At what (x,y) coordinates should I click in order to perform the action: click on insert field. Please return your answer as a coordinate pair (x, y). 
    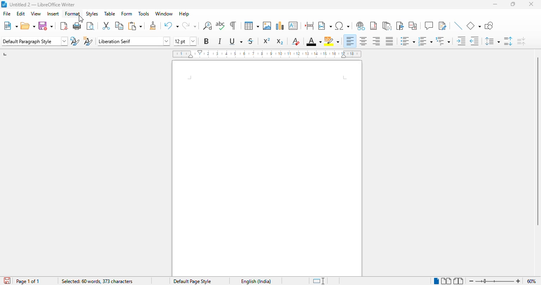
    Looking at the image, I should click on (325, 26).